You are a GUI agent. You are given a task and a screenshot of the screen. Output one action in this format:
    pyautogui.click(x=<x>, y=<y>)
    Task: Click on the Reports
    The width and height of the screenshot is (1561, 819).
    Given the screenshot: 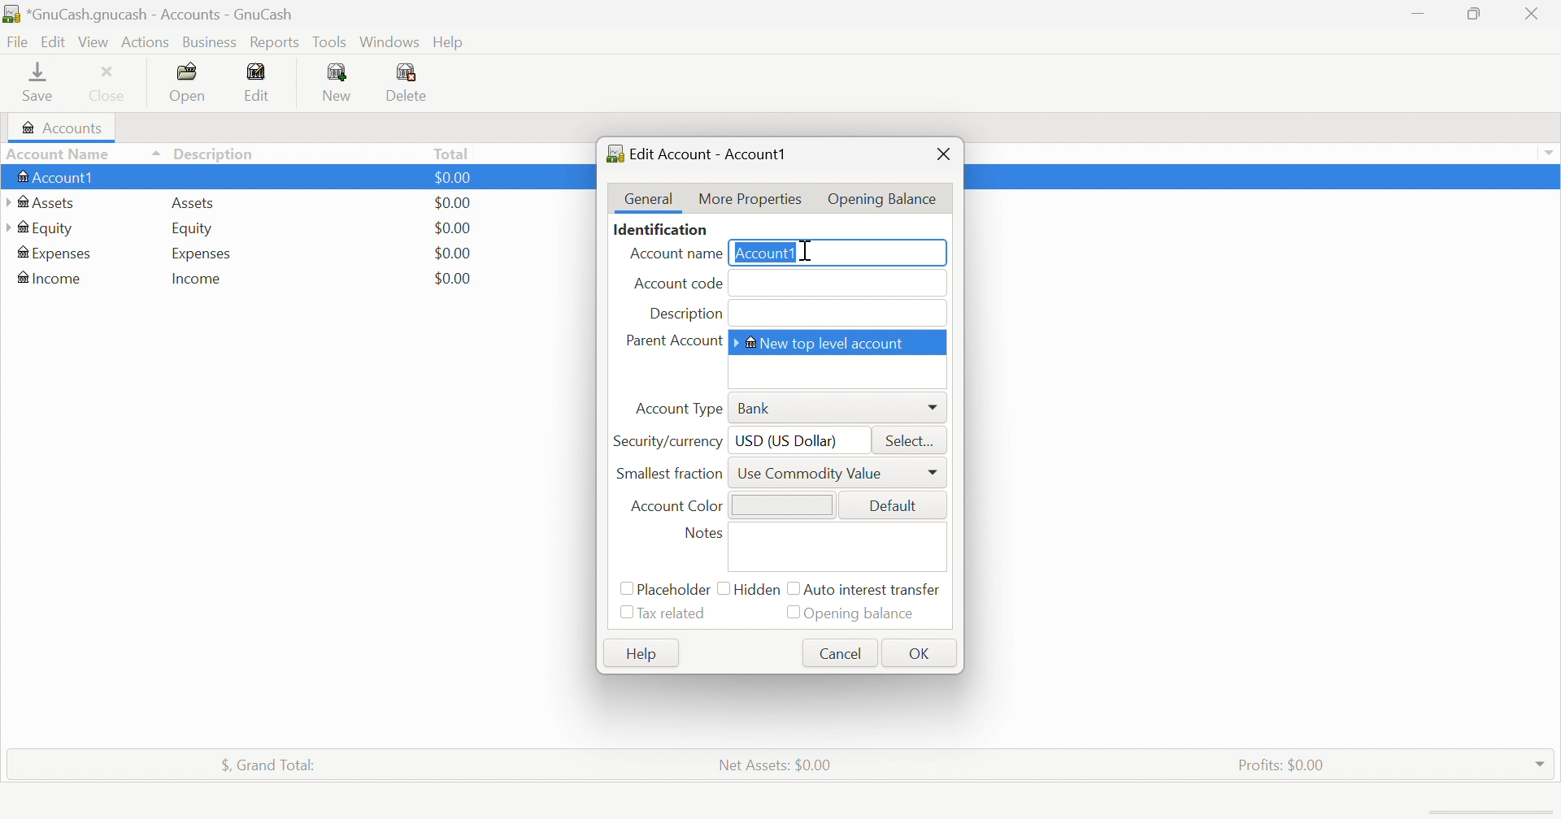 What is the action you would take?
    pyautogui.click(x=275, y=43)
    